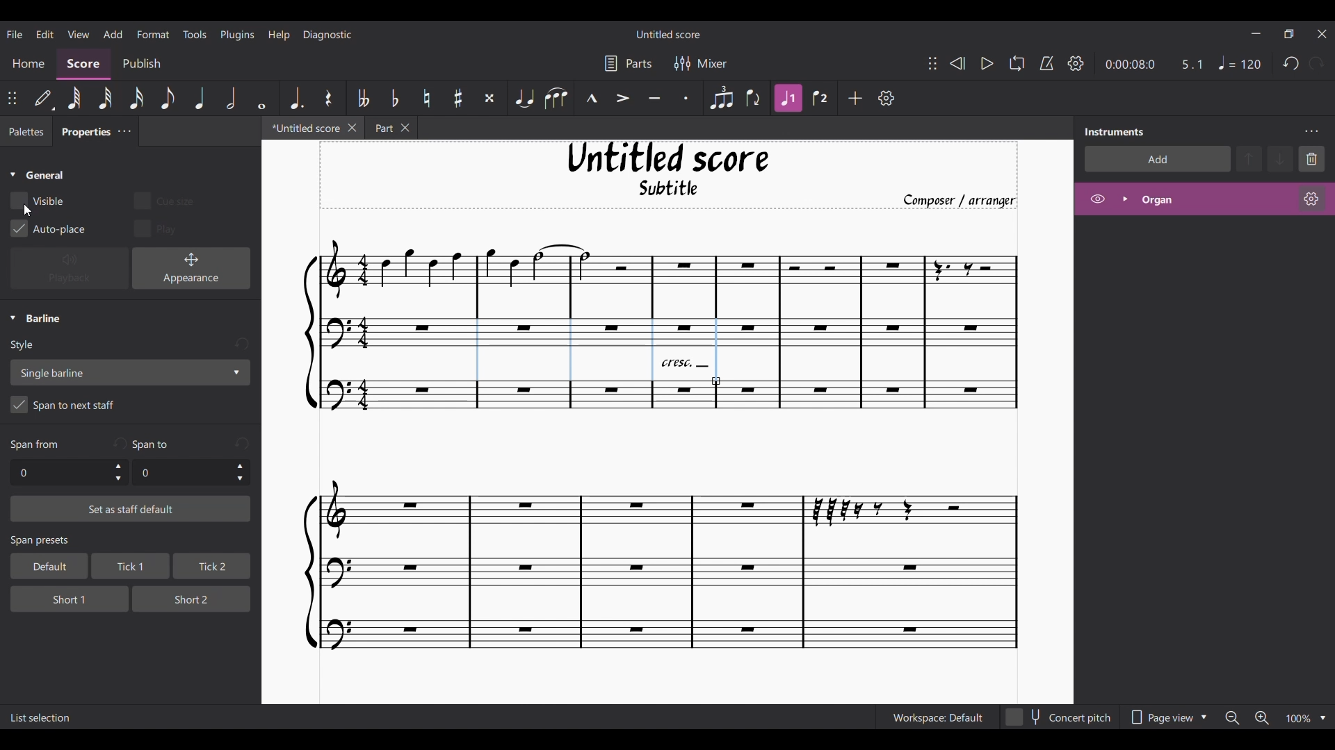  Describe the element at coordinates (662, 531) in the screenshot. I see `Current score` at that location.